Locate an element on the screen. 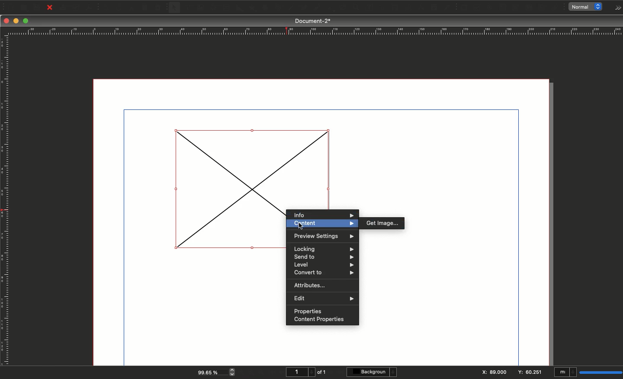  Level is located at coordinates (323, 265).